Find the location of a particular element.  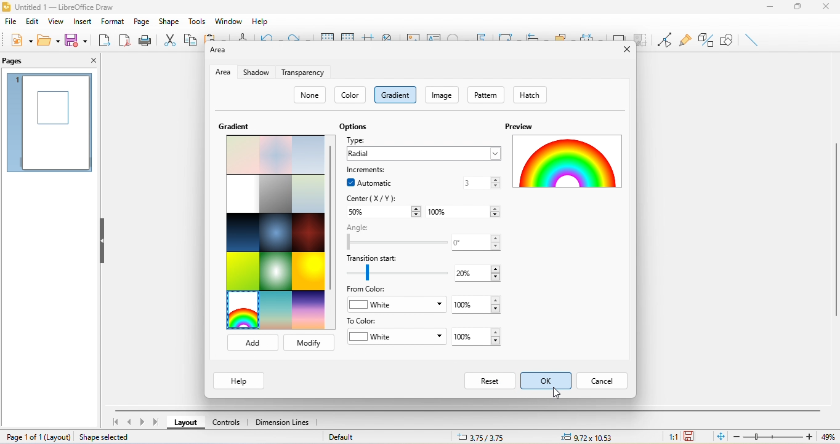

cancel is located at coordinates (605, 381).